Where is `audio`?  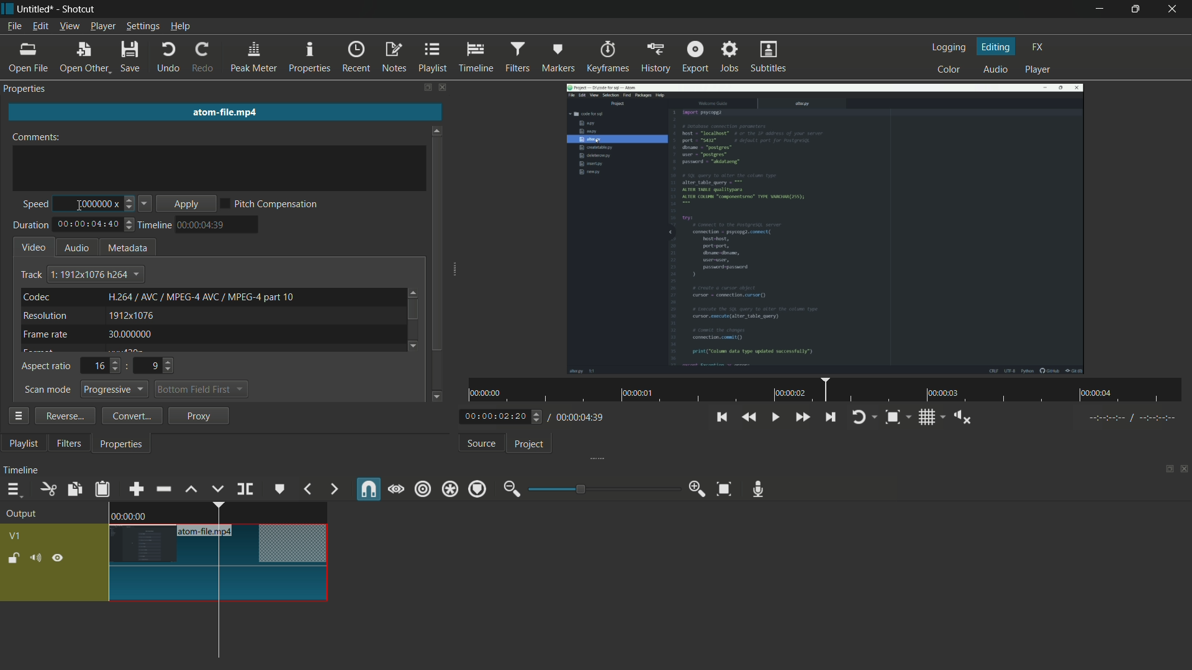
audio is located at coordinates (996, 68).